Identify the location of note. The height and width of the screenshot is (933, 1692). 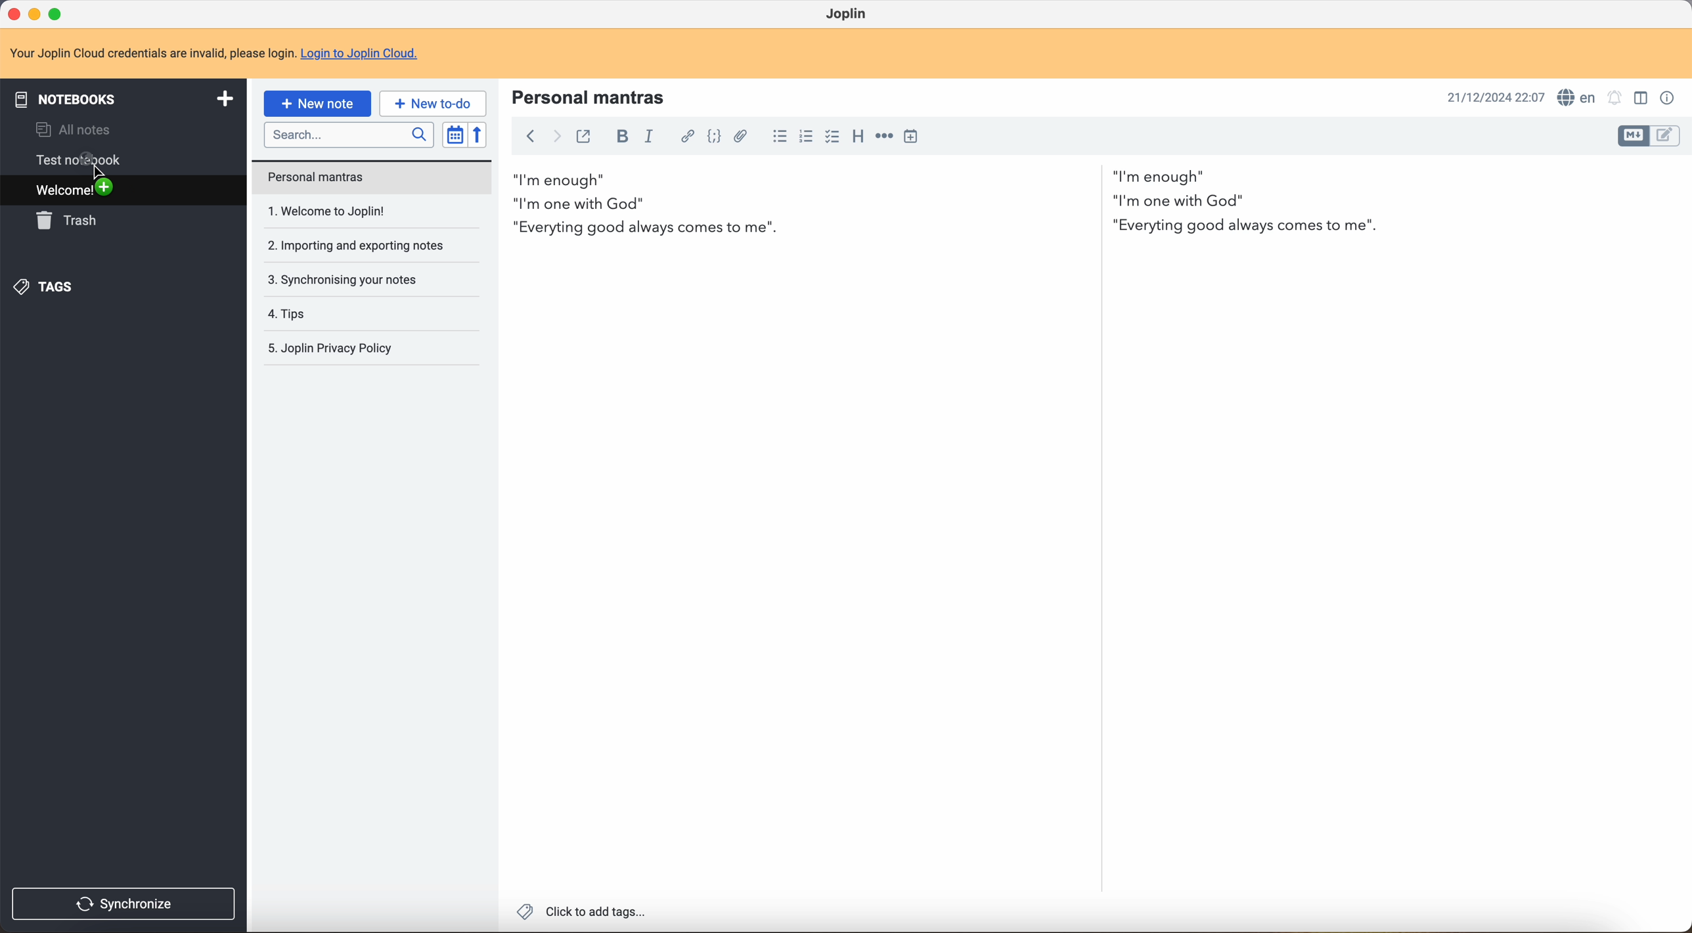
(148, 53).